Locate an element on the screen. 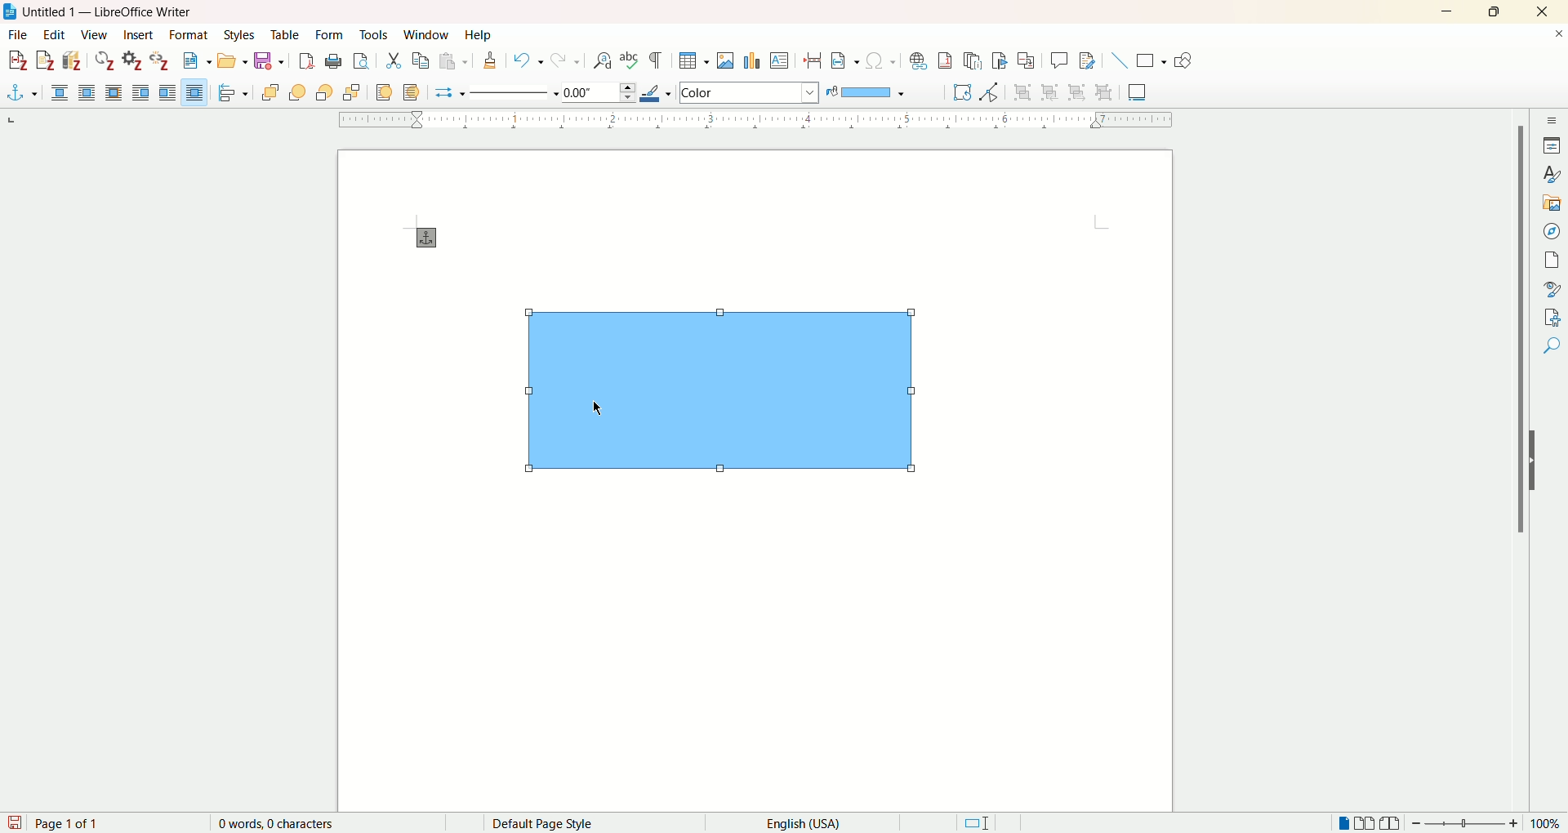 Image resolution: width=1568 pixels, height=833 pixels. fill color is located at coordinates (867, 91).